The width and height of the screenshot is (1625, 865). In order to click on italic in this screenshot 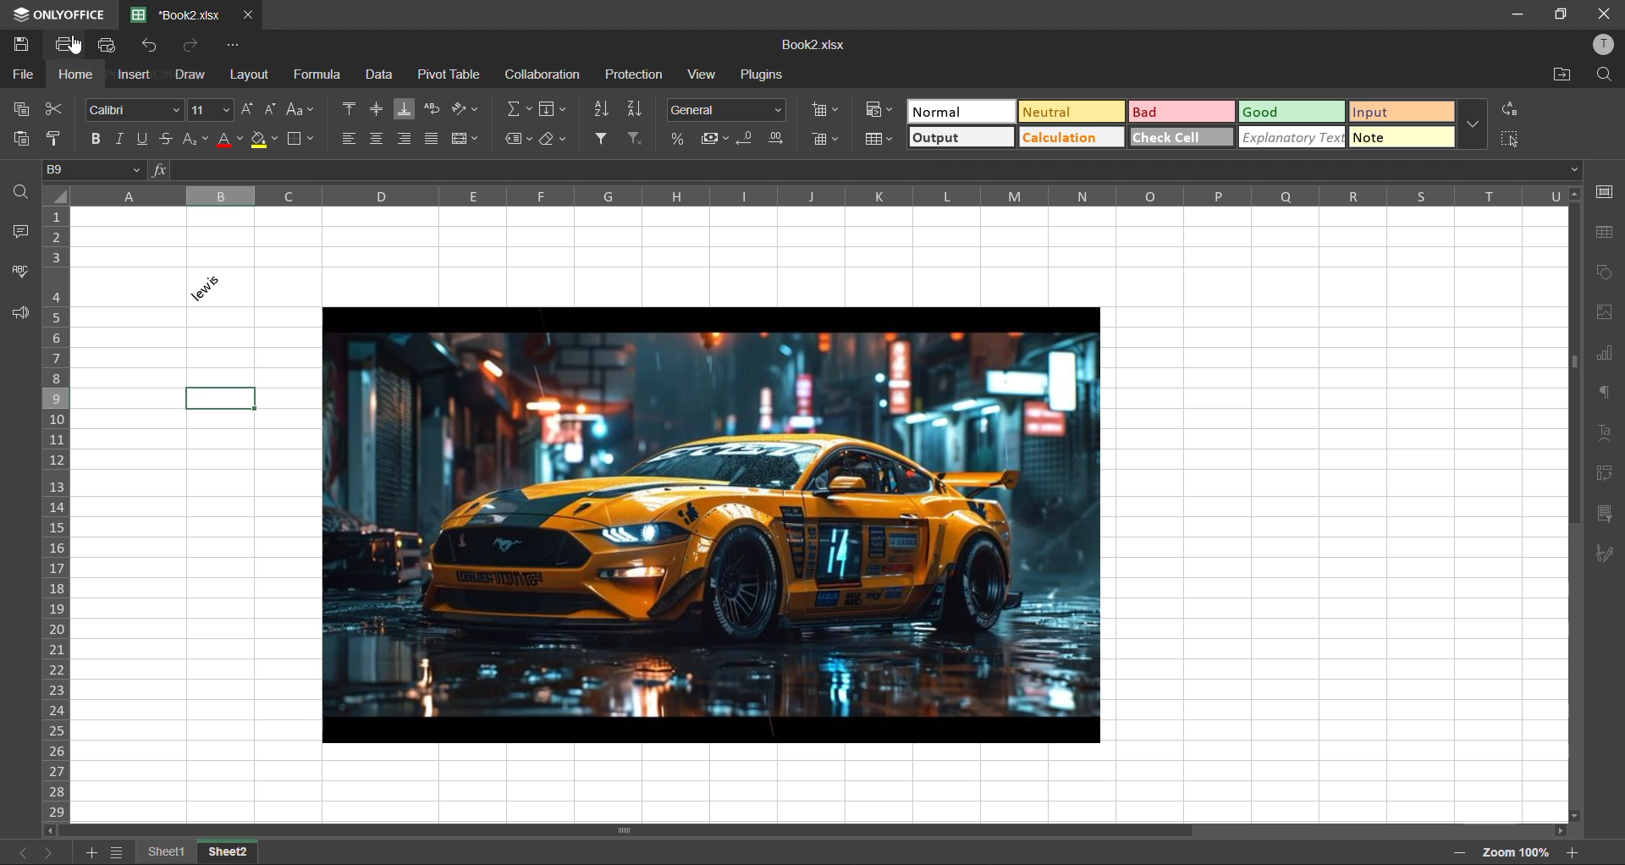, I will do `click(117, 140)`.